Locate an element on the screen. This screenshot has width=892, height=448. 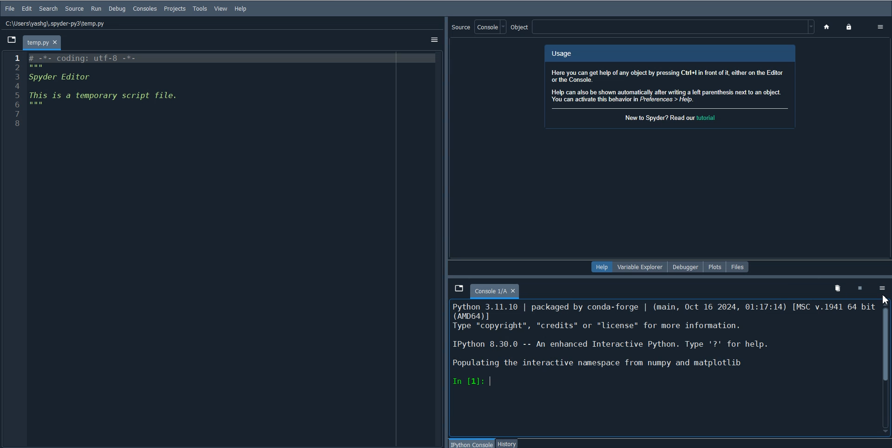
temp.py is located at coordinates (42, 43).